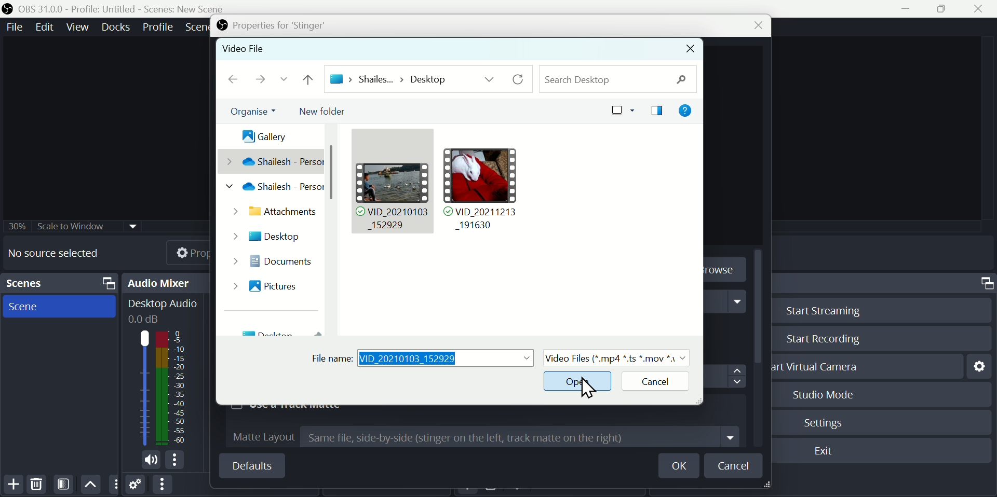 The image size is (997, 497). Describe the element at coordinates (161, 485) in the screenshot. I see `More options` at that location.